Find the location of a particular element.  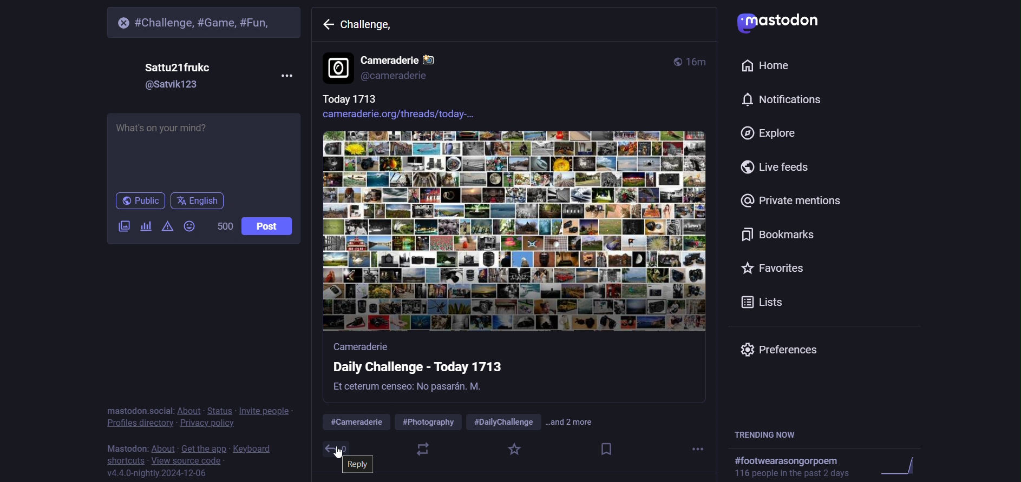

home is located at coordinates (767, 66).